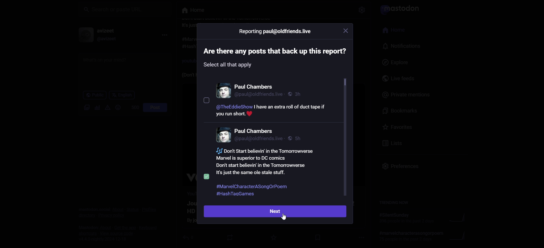 This screenshot has height=248, width=544. What do you see at coordinates (222, 90) in the screenshot?
I see `ant other post to be selected for reporting` at bounding box center [222, 90].